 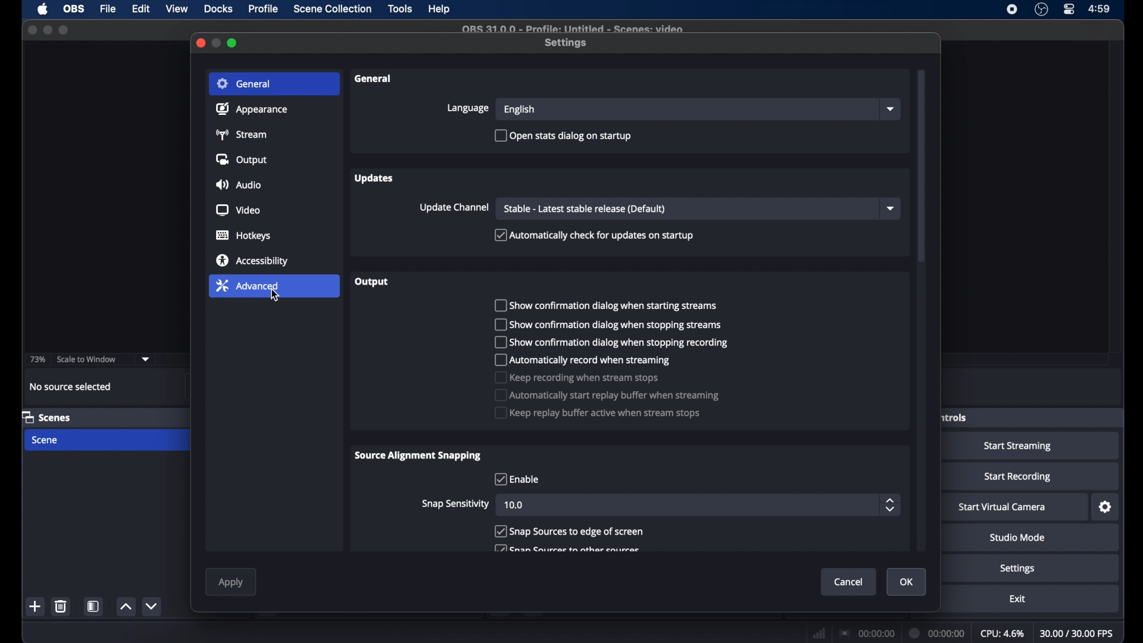 I want to click on scene, so click(x=45, y=440).